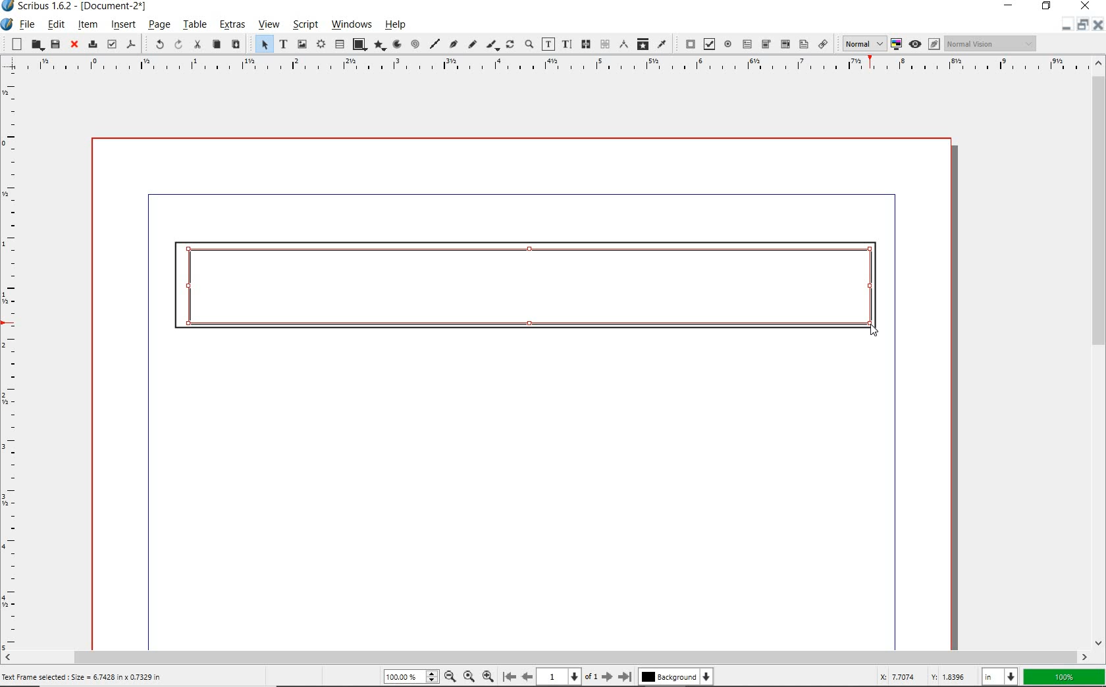 The height and width of the screenshot is (687, 1106). What do you see at coordinates (823, 43) in the screenshot?
I see `link annotation` at bounding box center [823, 43].